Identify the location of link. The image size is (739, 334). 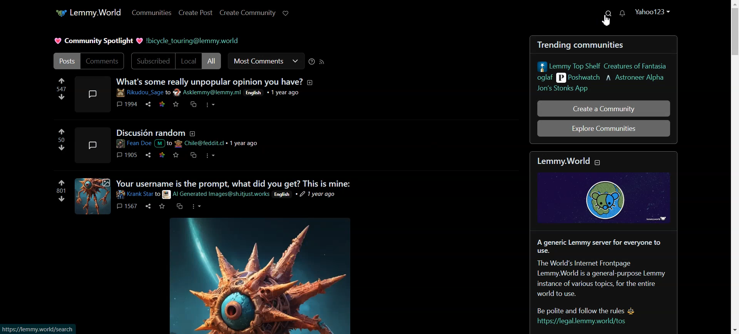
(162, 155).